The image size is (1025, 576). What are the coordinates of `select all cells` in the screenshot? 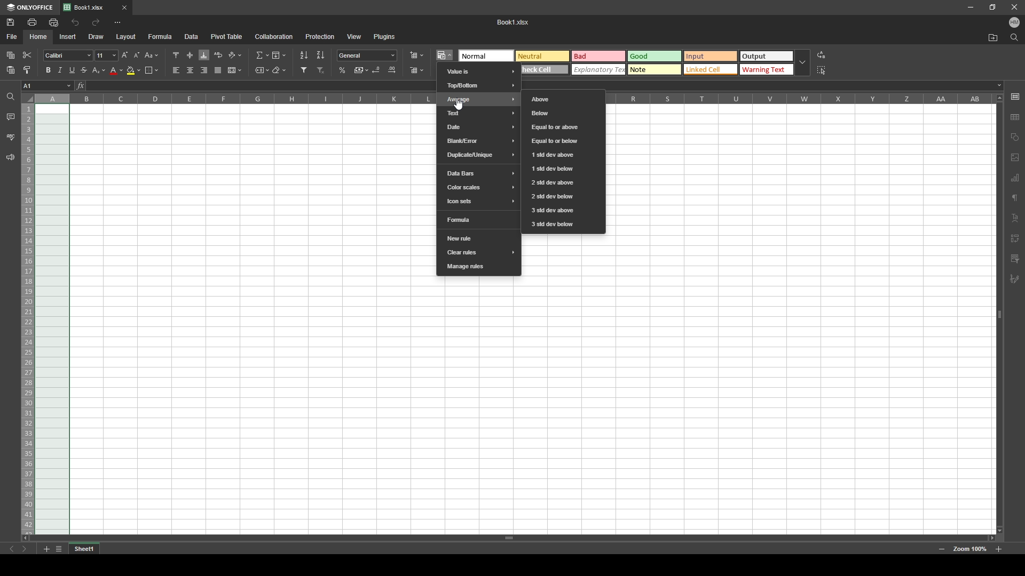 It's located at (27, 98).